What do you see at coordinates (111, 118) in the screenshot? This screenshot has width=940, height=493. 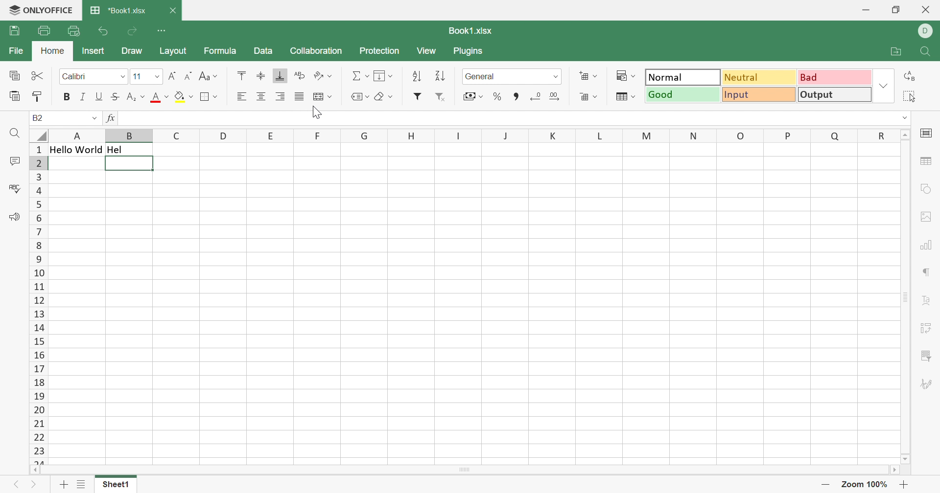 I see `fx` at bounding box center [111, 118].